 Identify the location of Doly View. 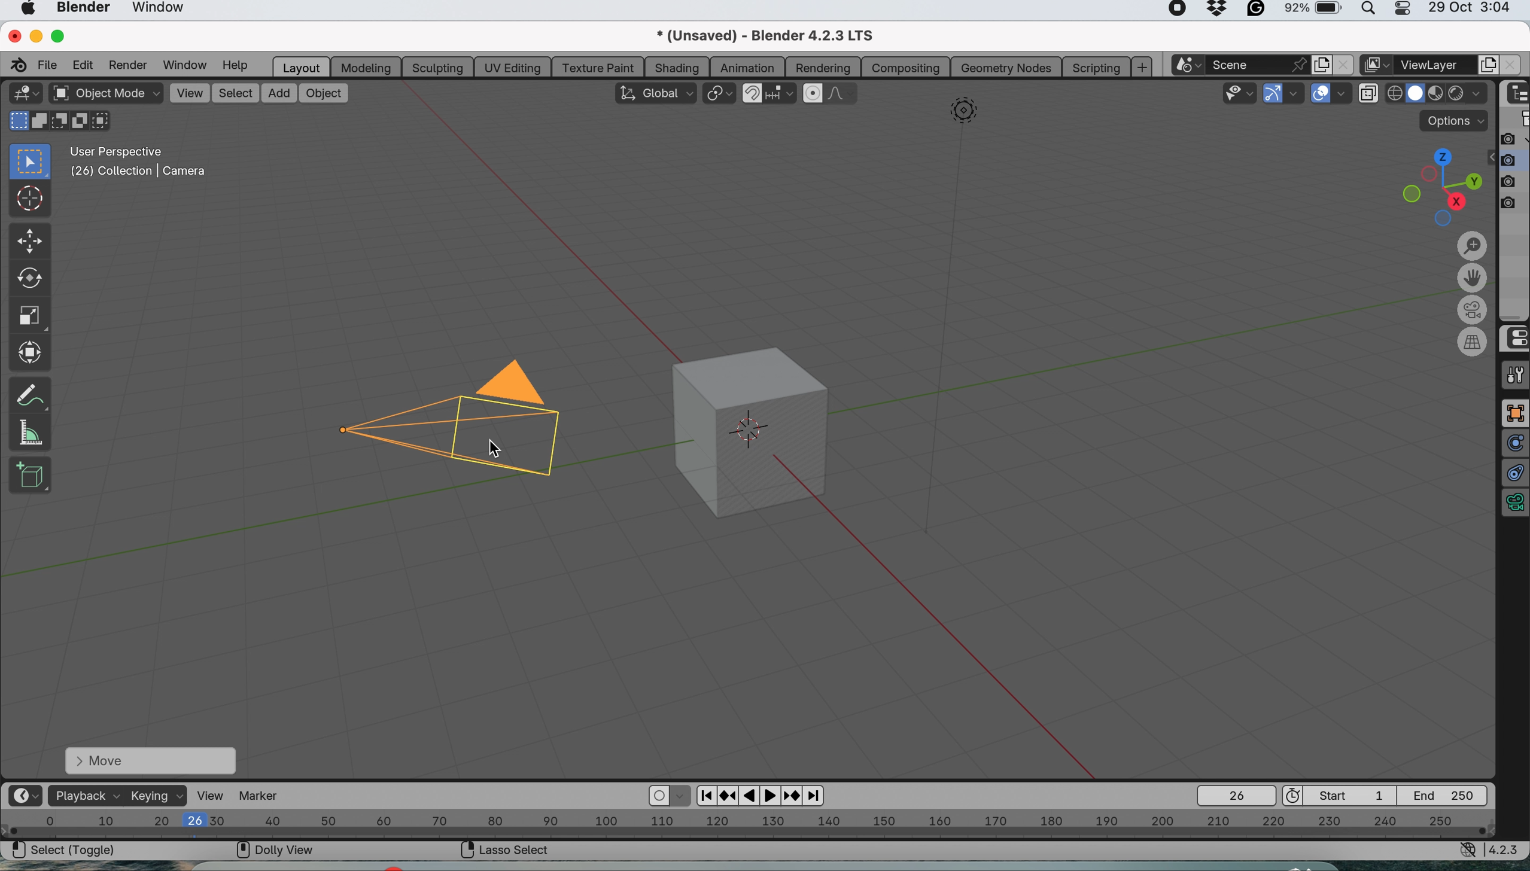
(278, 852).